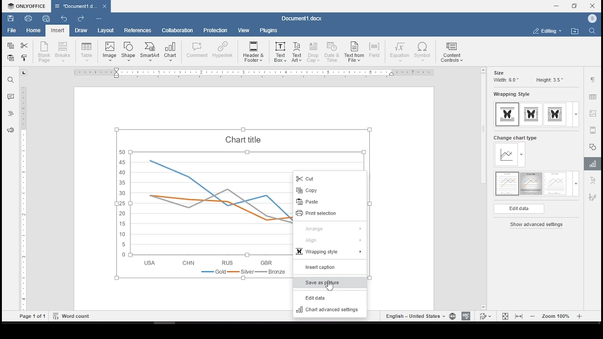 Image resolution: width=603 pixels, height=339 pixels. Describe the element at coordinates (593, 114) in the screenshot. I see `image settings` at that location.